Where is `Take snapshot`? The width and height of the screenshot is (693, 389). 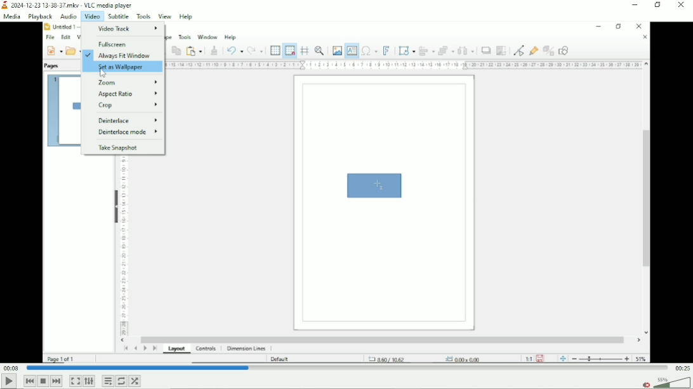 Take snapshot is located at coordinates (119, 148).